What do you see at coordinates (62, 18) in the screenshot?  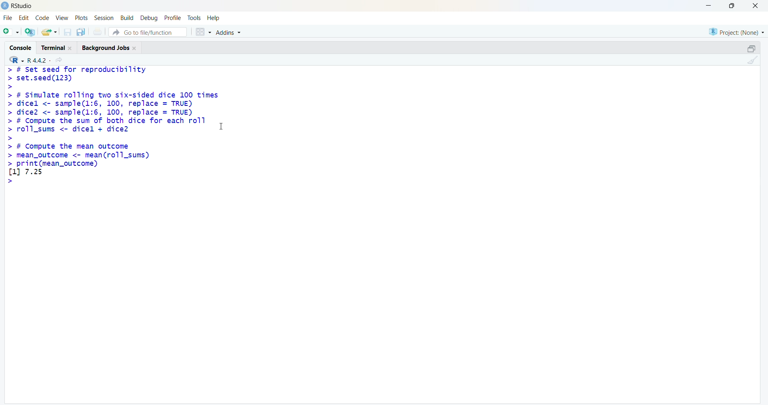 I see `view` at bounding box center [62, 18].